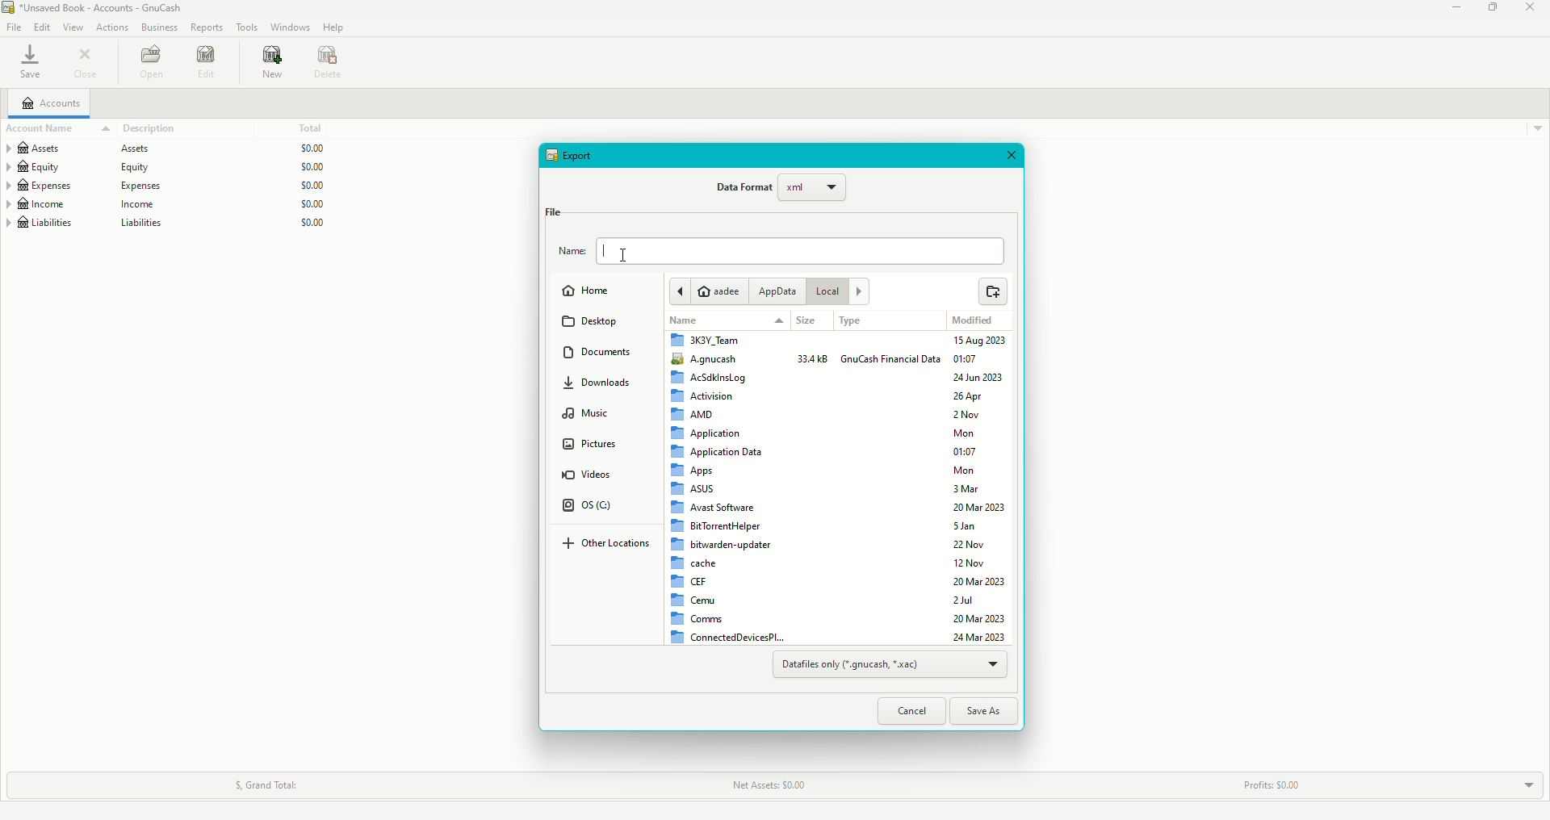 Image resolution: width=1550 pixels, height=820 pixels. Describe the element at coordinates (1492, 8) in the screenshot. I see `Restore` at that location.